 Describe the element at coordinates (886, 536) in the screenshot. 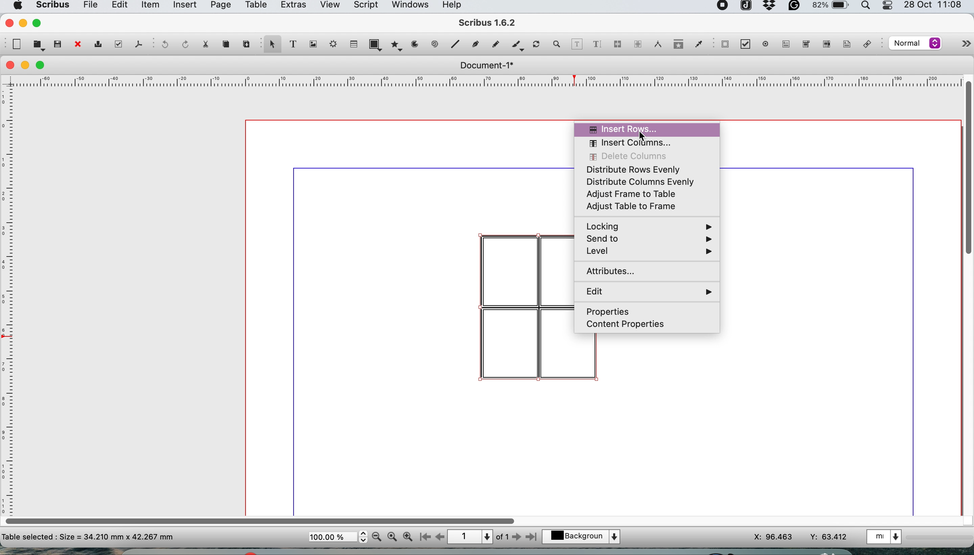

I see `select the current unit` at that location.